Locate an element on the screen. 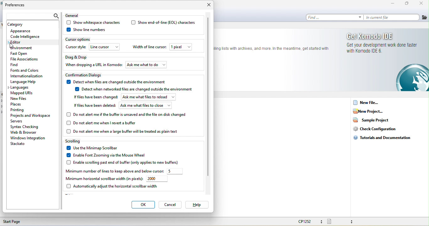  find is located at coordinates (334, 17).